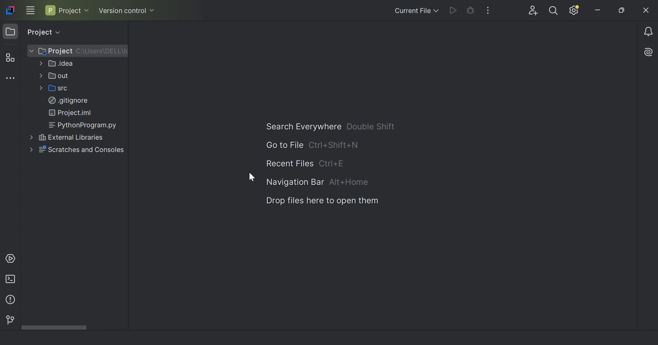  I want to click on PythonProgram.py, so click(84, 125).